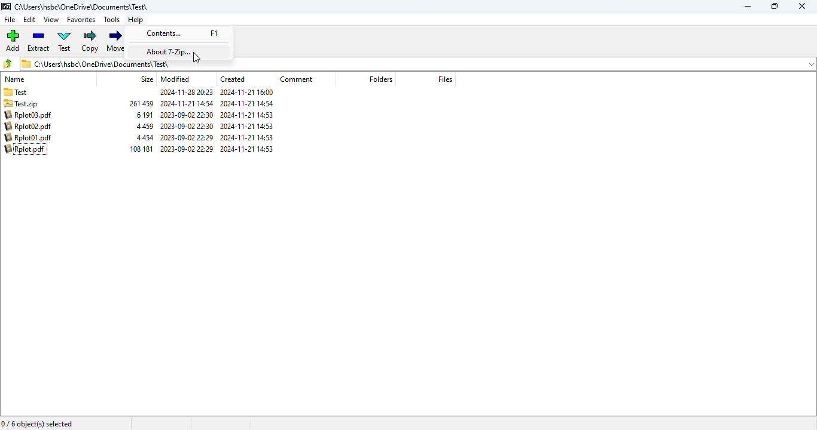  I want to click on drop down, so click(812, 64).